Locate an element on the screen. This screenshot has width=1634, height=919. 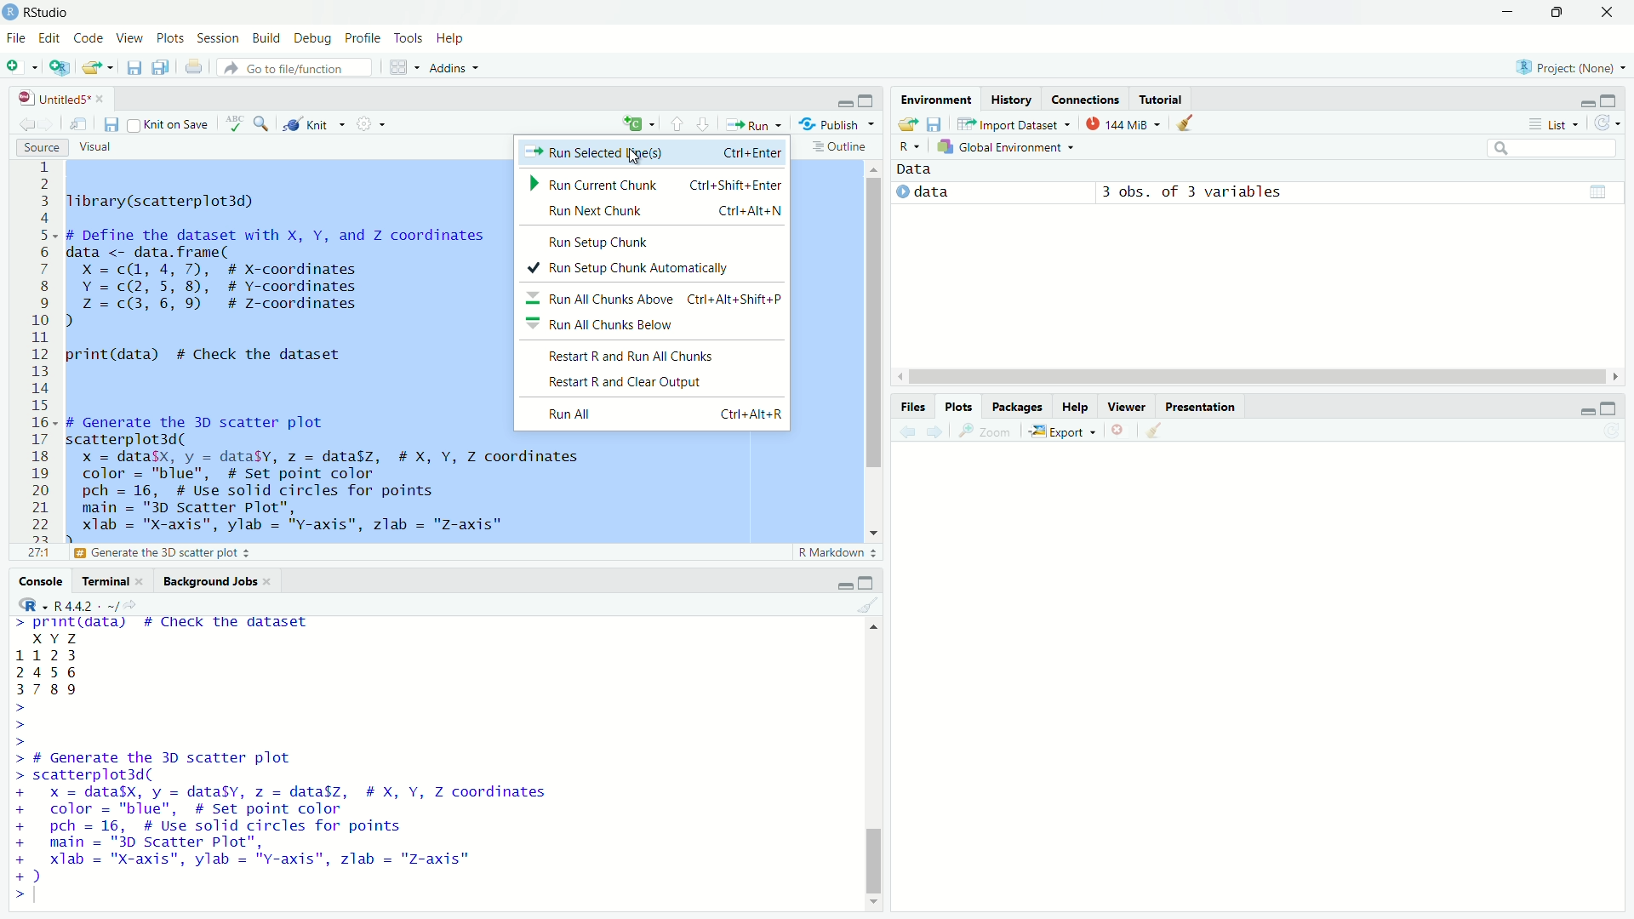
show in new window is located at coordinates (78, 124).